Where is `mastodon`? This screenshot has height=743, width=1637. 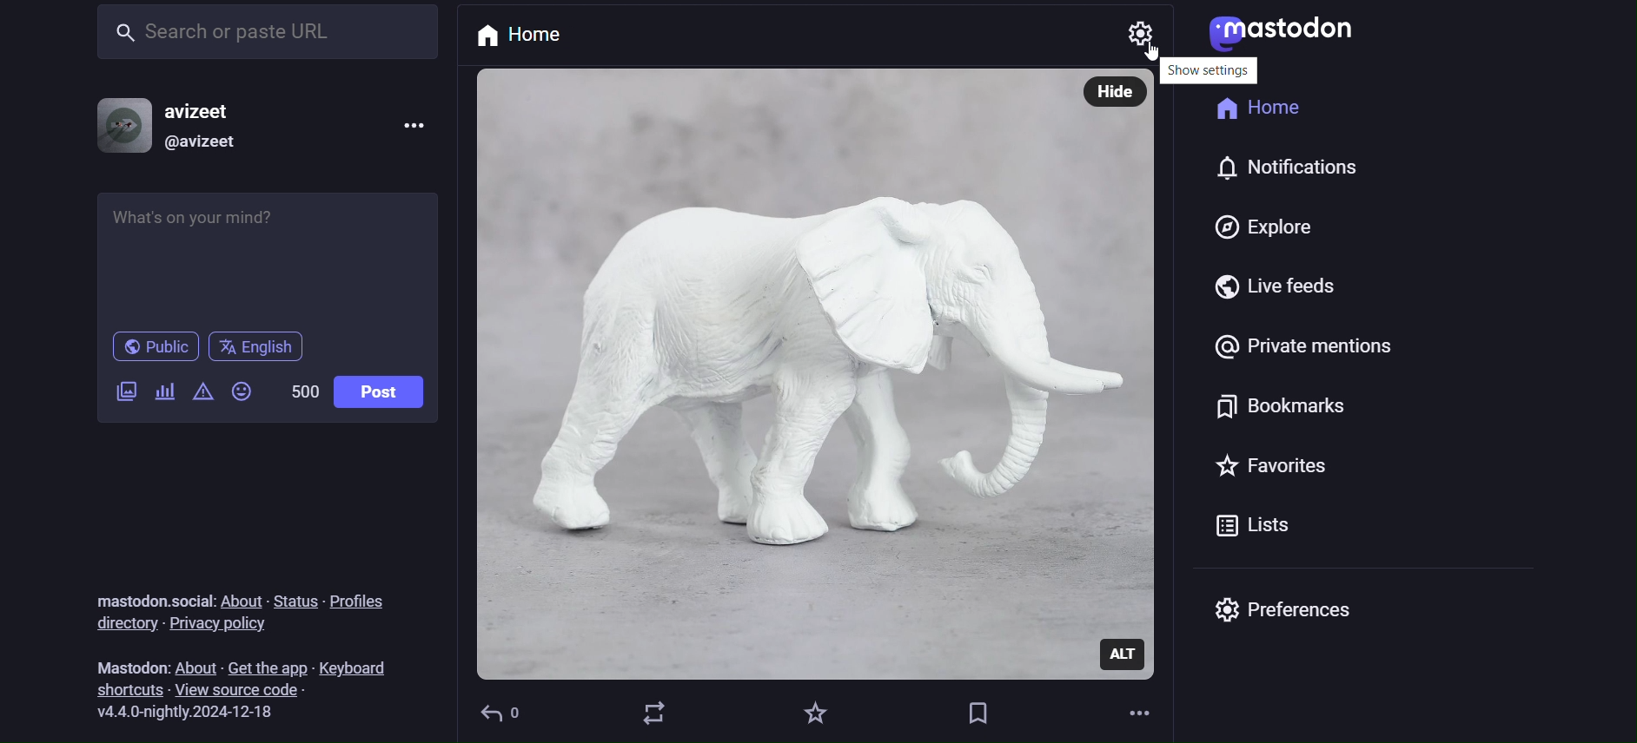
mastodon is located at coordinates (1283, 35).